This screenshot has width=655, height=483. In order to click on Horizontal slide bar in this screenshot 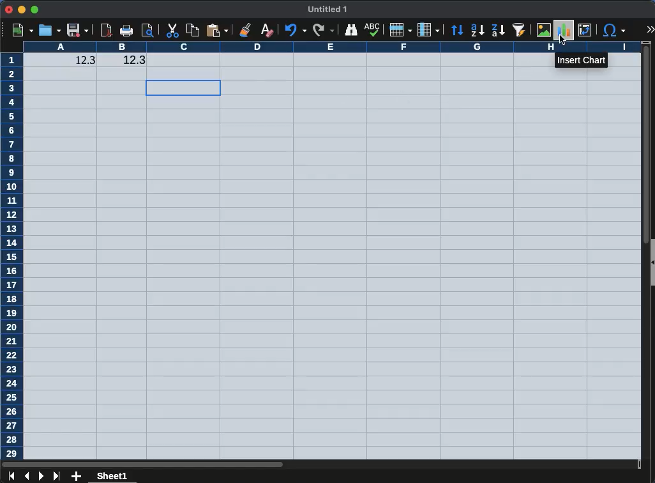, I will do `click(142, 465)`.